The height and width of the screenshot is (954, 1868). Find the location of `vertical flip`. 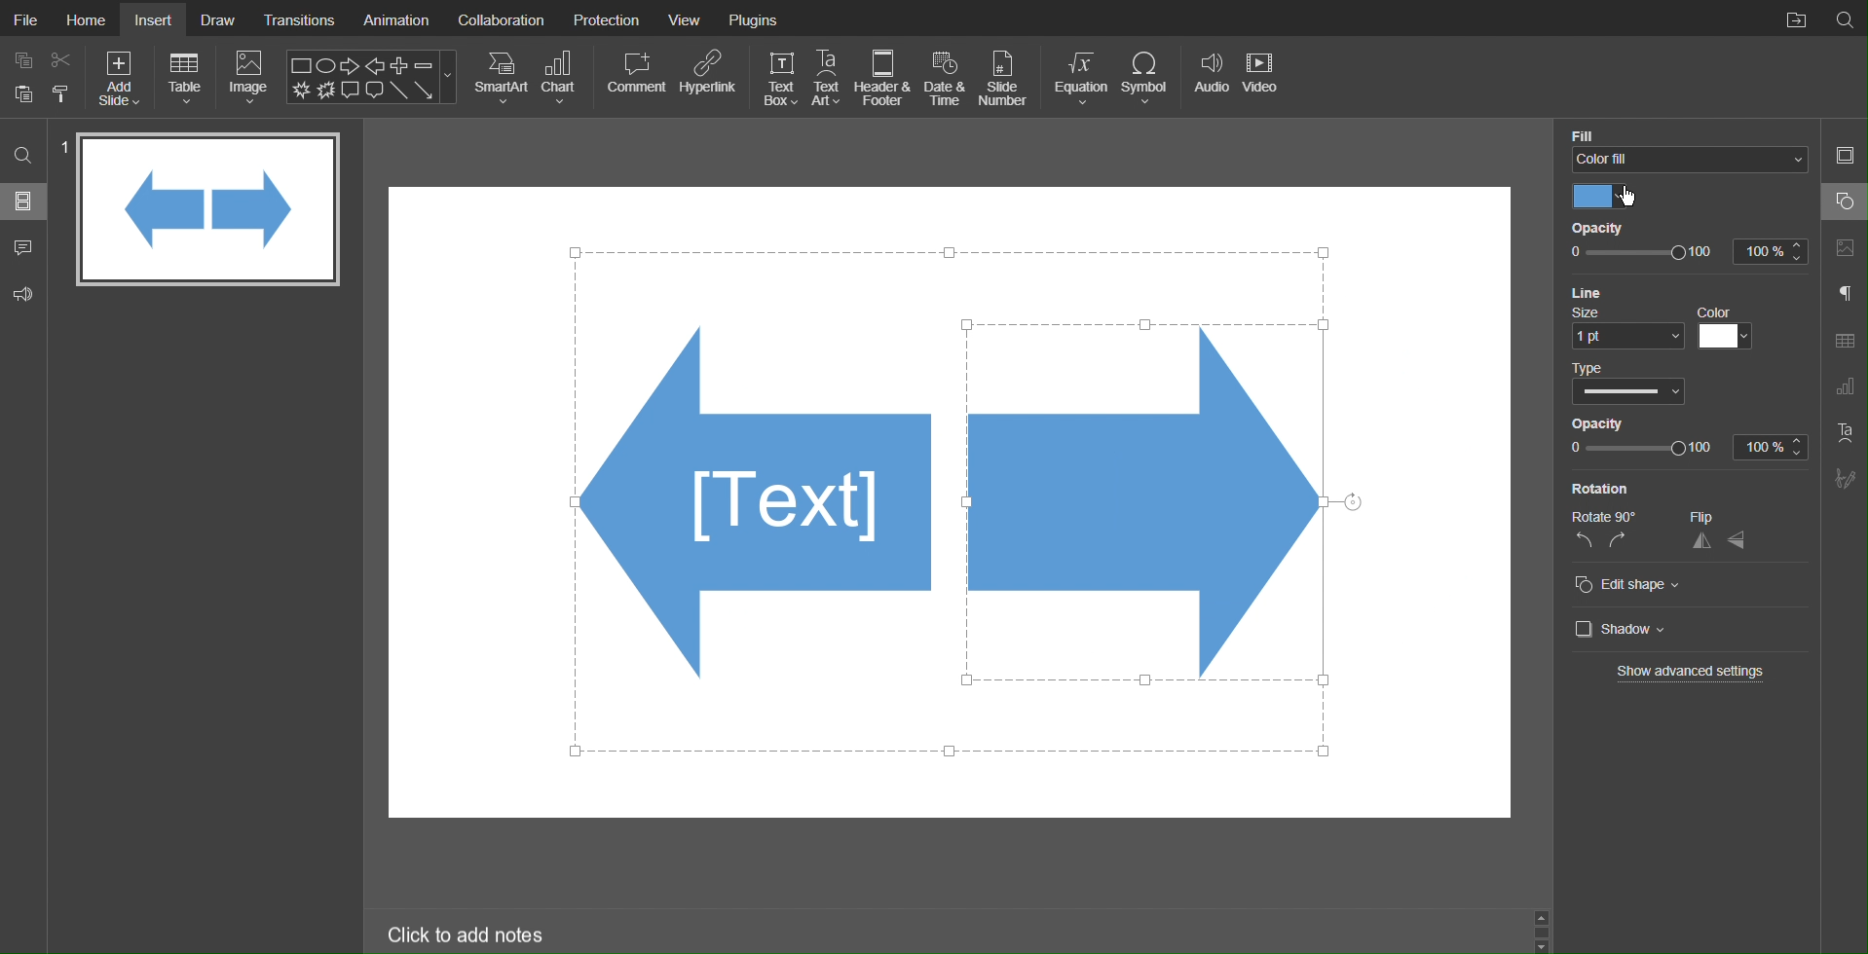

vertical flip is located at coordinates (1738, 539).